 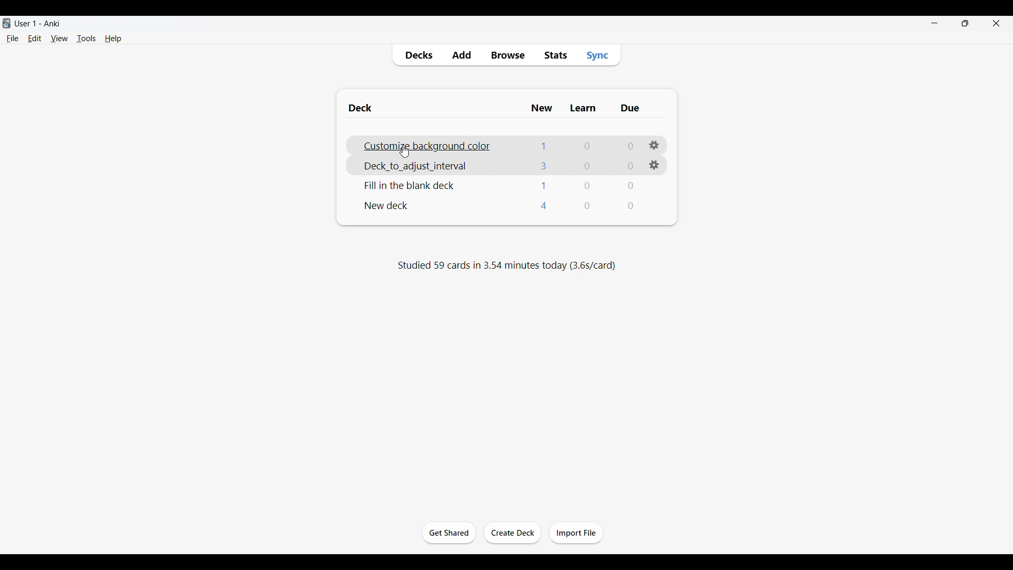 What do you see at coordinates (654, 165) in the screenshot?
I see `Settings of respective deck` at bounding box center [654, 165].